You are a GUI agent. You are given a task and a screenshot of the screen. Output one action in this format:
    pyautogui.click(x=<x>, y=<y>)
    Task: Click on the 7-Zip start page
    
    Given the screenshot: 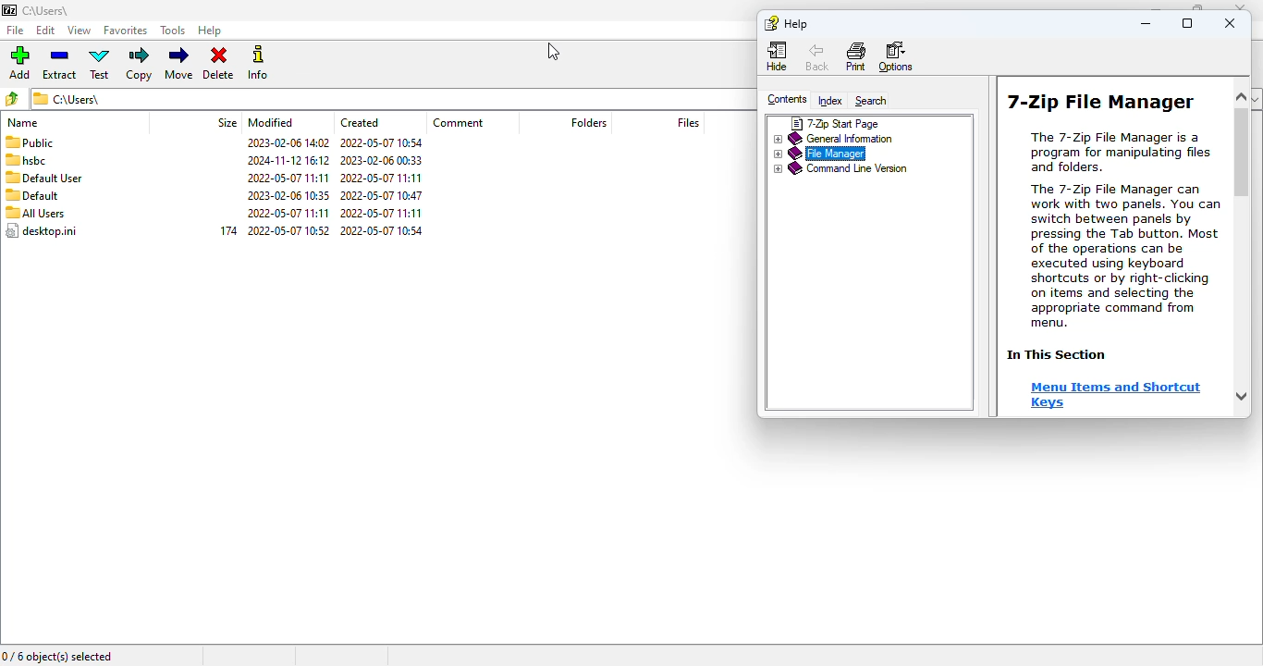 What is the action you would take?
    pyautogui.click(x=835, y=124)
    